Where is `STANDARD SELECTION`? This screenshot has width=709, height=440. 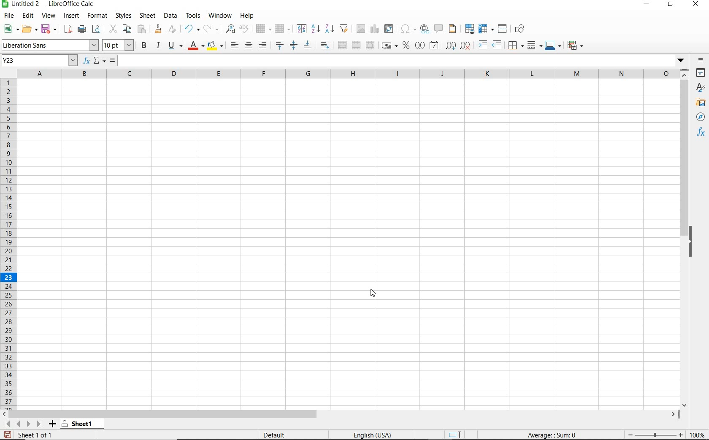 STANDARD SELECTION is located at coordinates (455, 435).